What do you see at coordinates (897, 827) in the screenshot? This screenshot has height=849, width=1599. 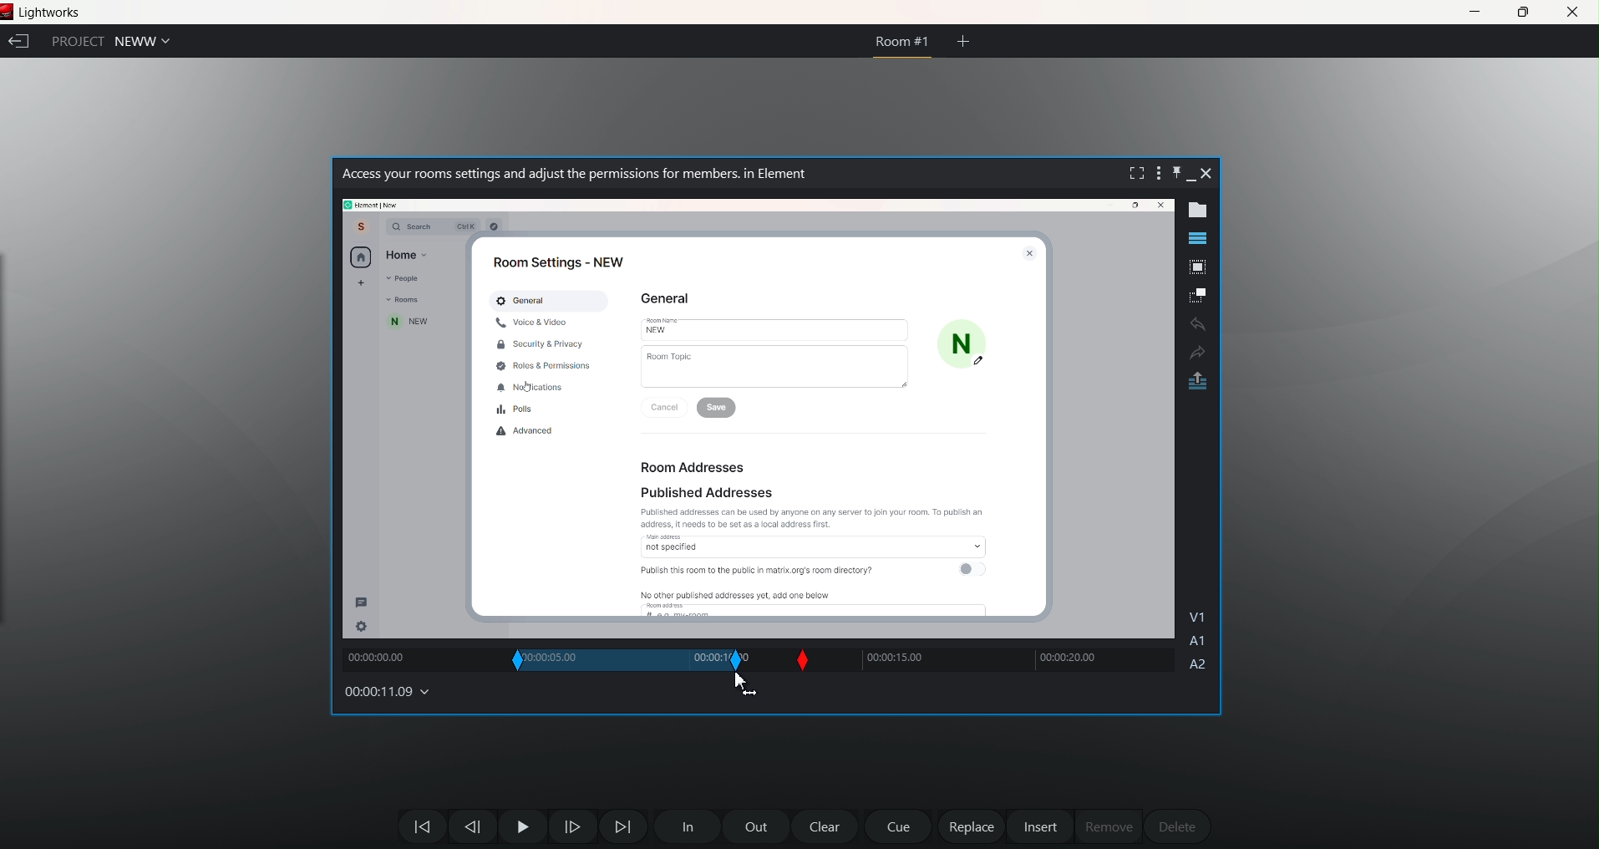 I see `cue` at bounding box center [897, 827].